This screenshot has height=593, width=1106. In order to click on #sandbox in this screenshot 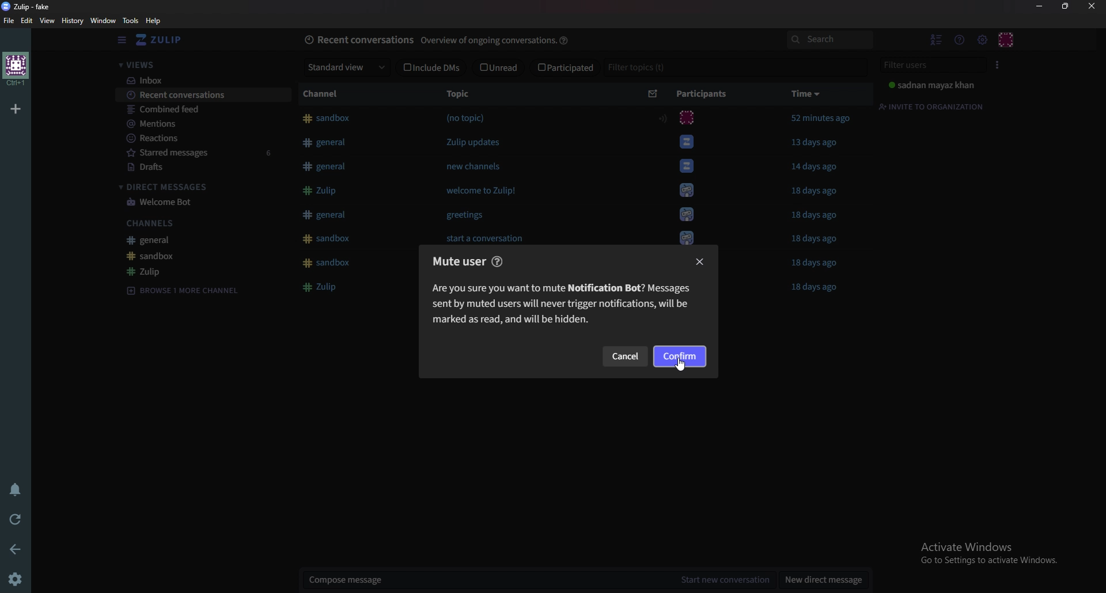, I will do `click(326, 239)`.